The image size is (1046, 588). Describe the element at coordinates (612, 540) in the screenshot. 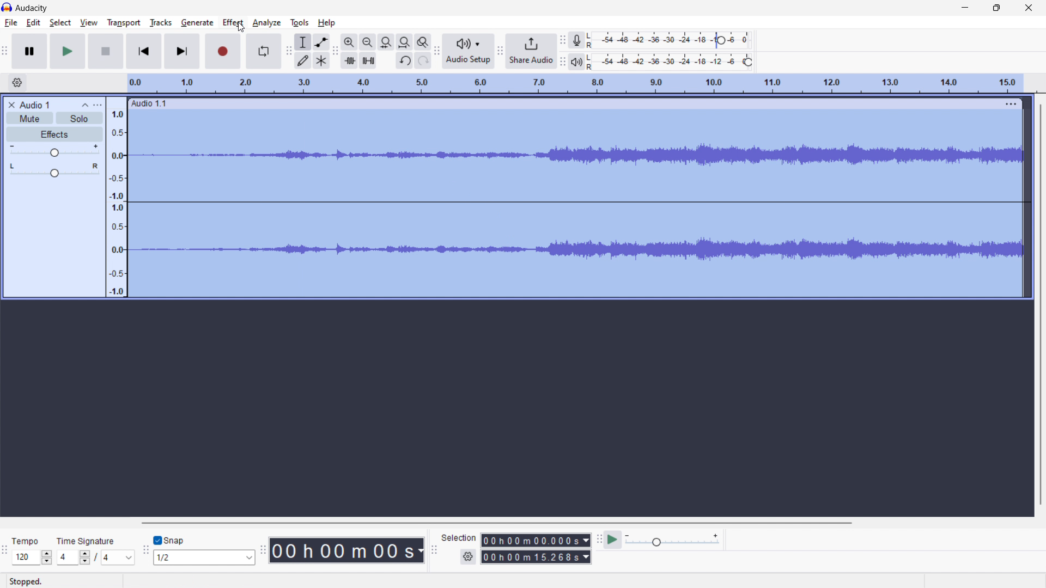

I see `play at speed` at that location.